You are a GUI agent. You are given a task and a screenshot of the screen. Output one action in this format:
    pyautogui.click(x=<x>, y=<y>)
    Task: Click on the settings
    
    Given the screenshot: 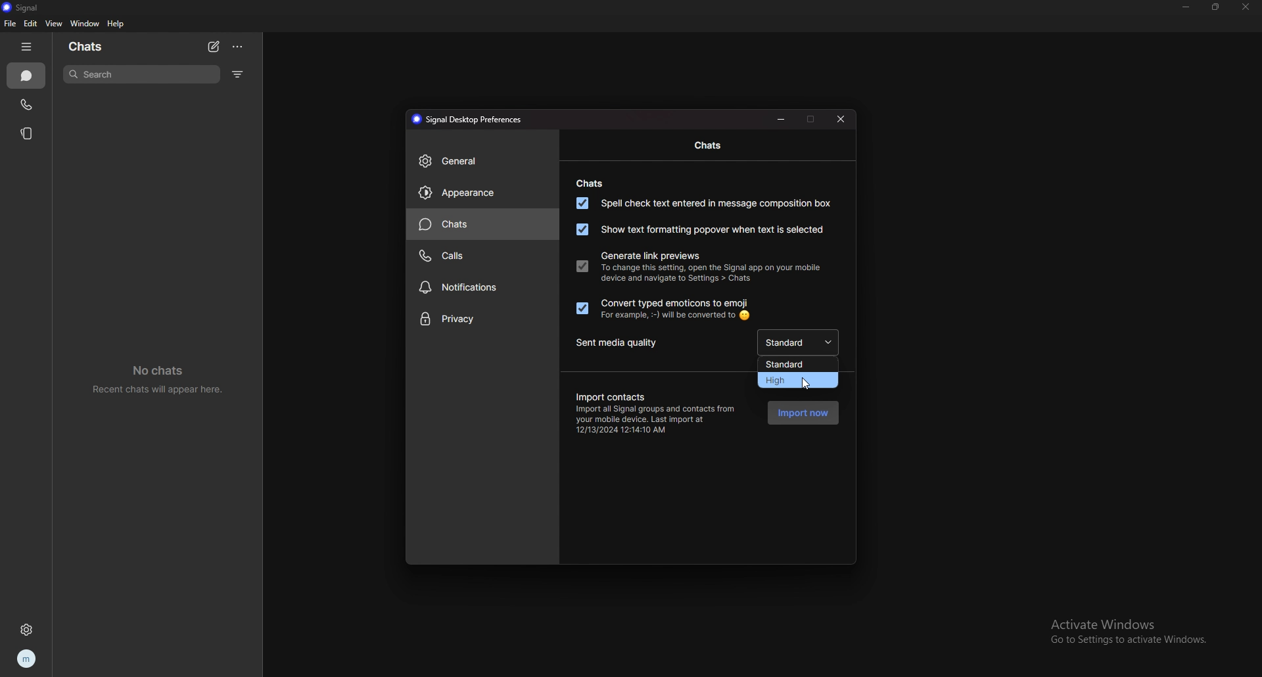 What is the action you would take?
    pyautogui.click(x=28, y=630)
    